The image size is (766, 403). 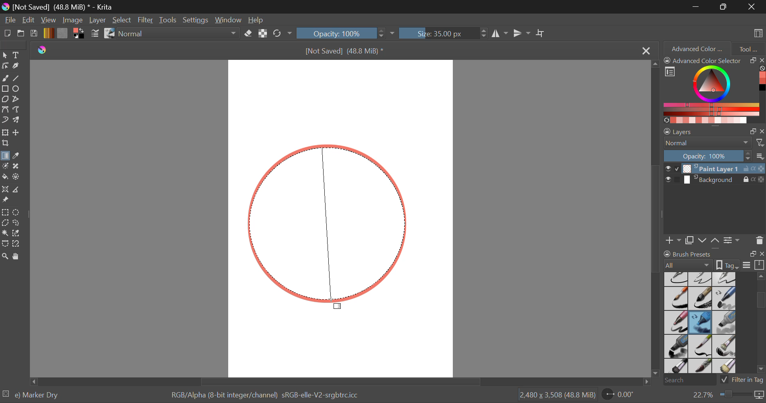 What do you see at coordinates (17, 55) in the screenshot?
I see `Text` at bounding box center [17, 55].